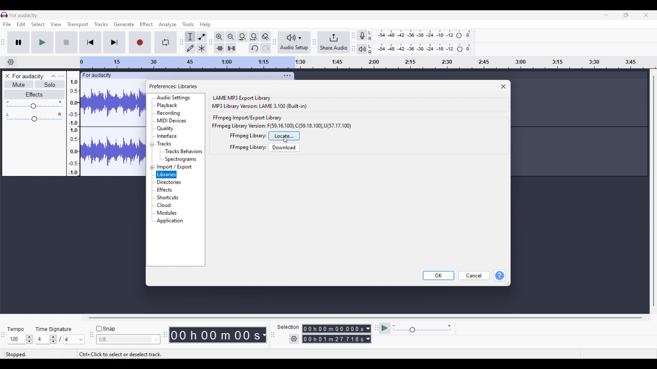 The width and height of the screenshot is (657, 369). I want to click on Snap, so click(106, 328).